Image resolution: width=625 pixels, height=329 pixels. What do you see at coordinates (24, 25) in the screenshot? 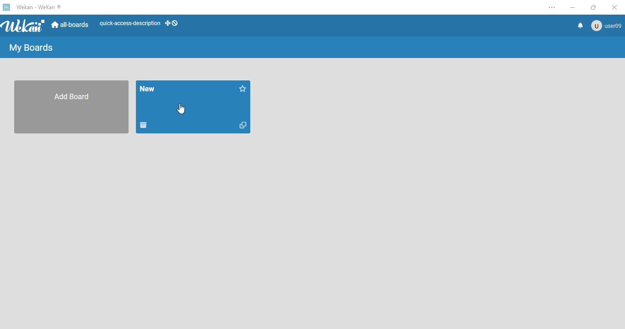
I see `wekan` at bounding box center [24, 25].